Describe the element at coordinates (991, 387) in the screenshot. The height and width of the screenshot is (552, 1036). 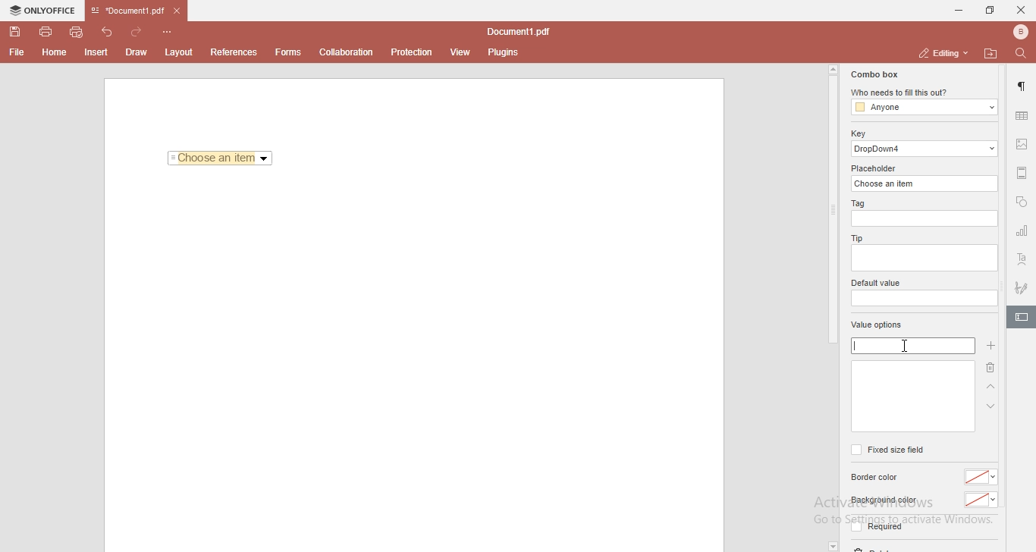
I see `arrow up` at that location.